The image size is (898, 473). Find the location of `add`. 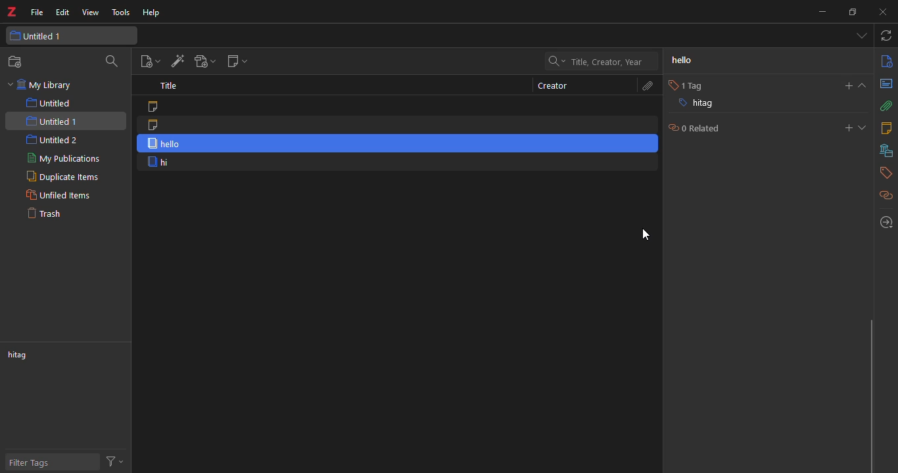

add is located at coordinates (848, 129).